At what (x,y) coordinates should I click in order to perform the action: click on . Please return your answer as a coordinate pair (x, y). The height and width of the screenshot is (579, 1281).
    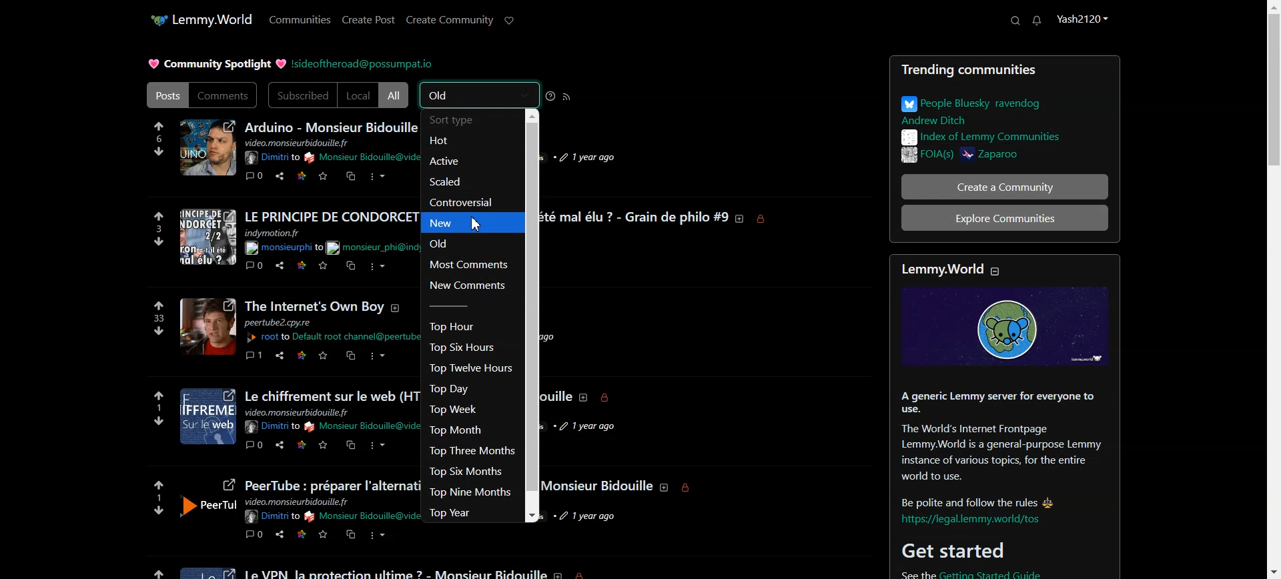
    Looking at the image, I should click on (351, 444).